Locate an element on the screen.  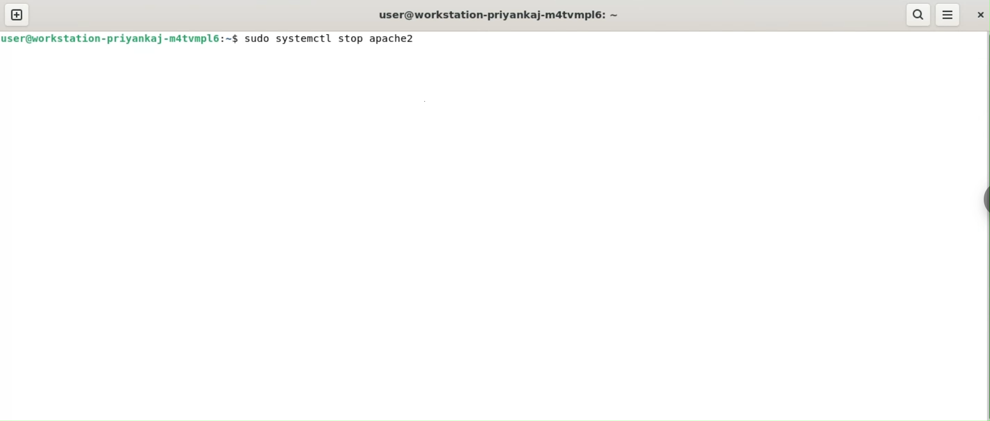
chrome options is located at coordinates (978, 202).